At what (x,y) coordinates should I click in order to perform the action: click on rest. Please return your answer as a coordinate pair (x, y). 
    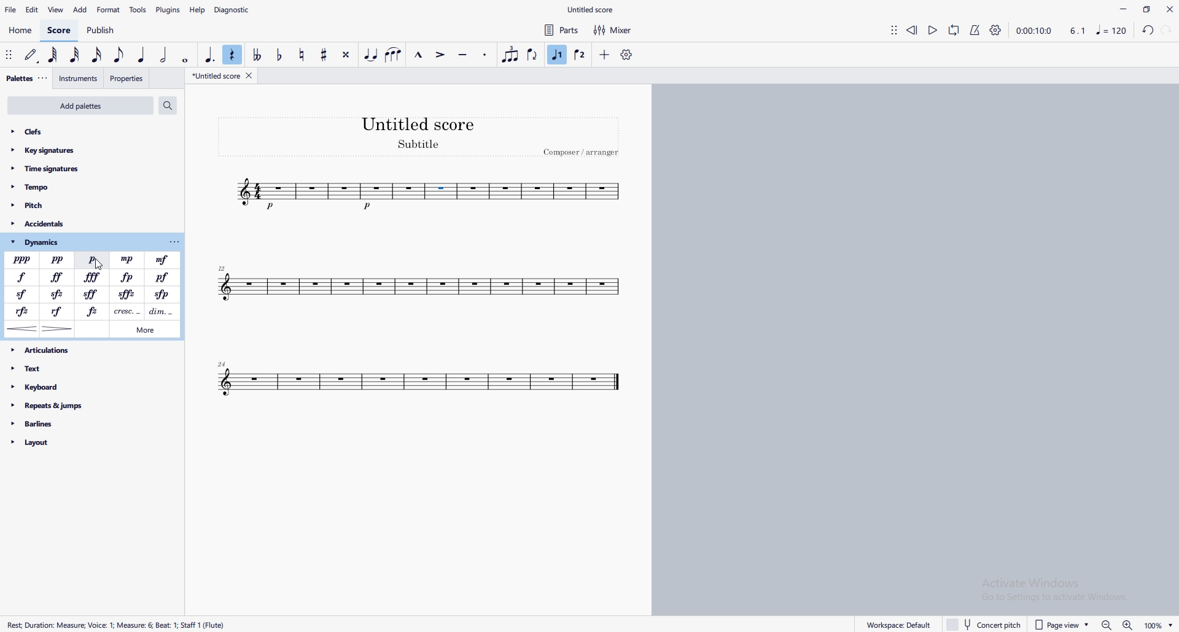
    Looking at the image, I should click on (233, 54).